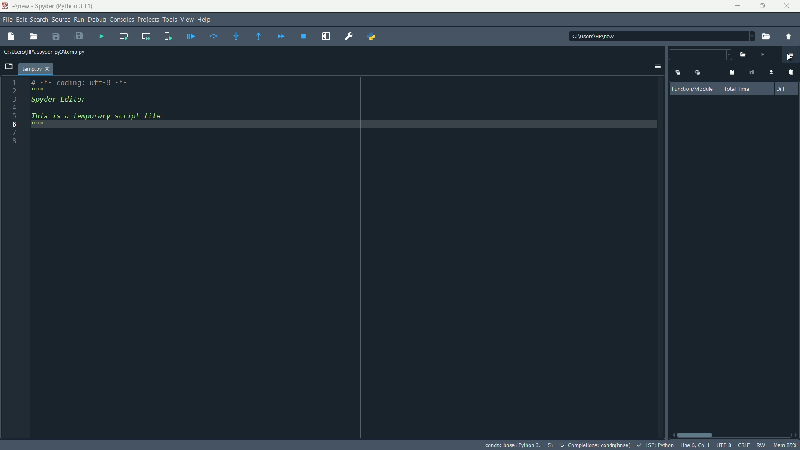 Image resolution: width=800 pixels, height=450 pixels. Describe the element at coordinates (739, 89) in the screenshot. I see `total time` at that location.